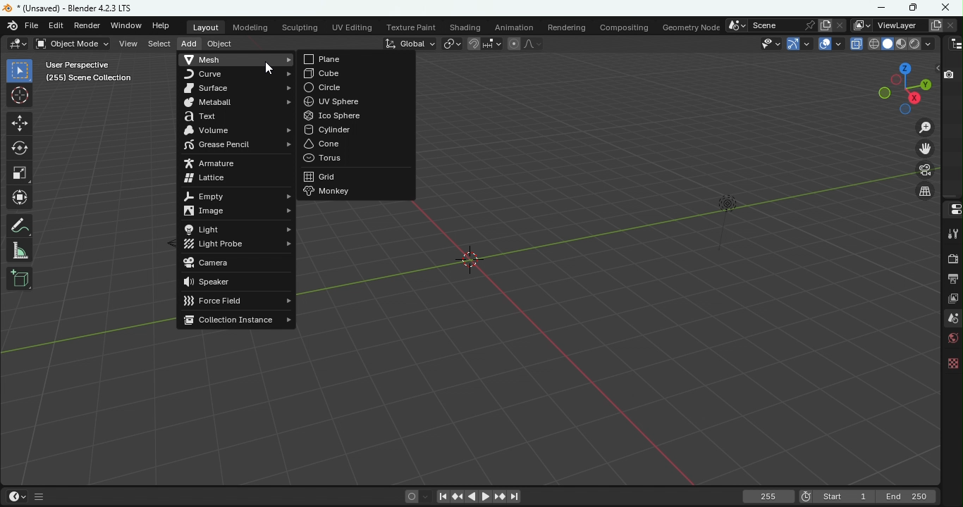  I want to click on Metaball, so click(239, 103).